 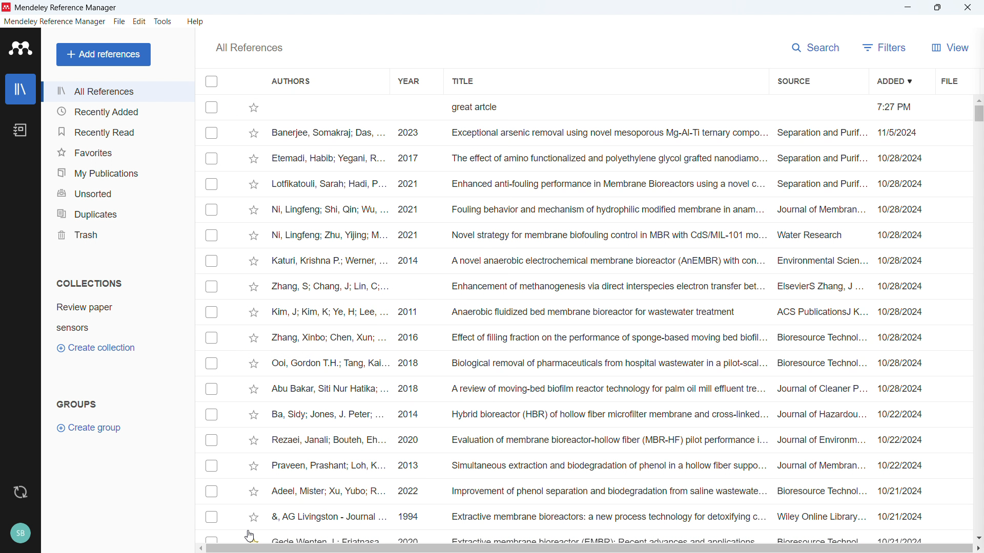 What do you see at coordinates (116, 112) in the screenshot?
I see `Recently added ` at bounding box center [116, 112].